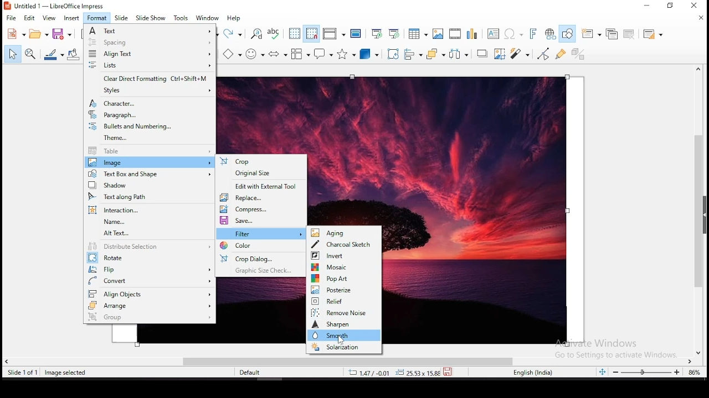 Image resolution: width=709 pixels, height=398 pixels. Describe the element at coordinates (150, 269) in the screenshot. I see `flip` at that location.